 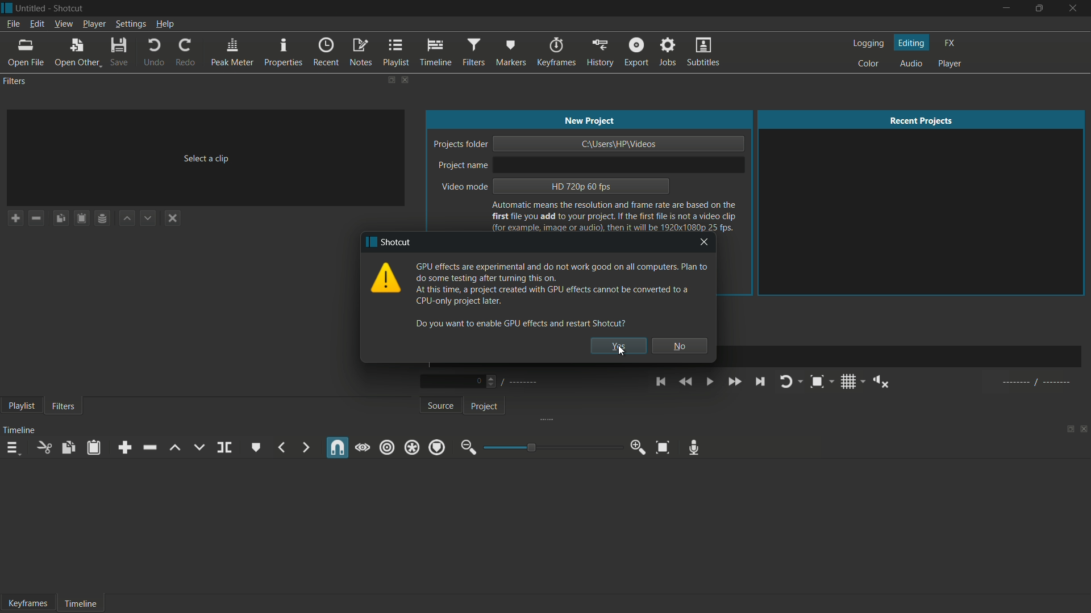 What do you see at coordinates (600, 52) in the screenshot?
I see `history` at bounding box center [600, 52].